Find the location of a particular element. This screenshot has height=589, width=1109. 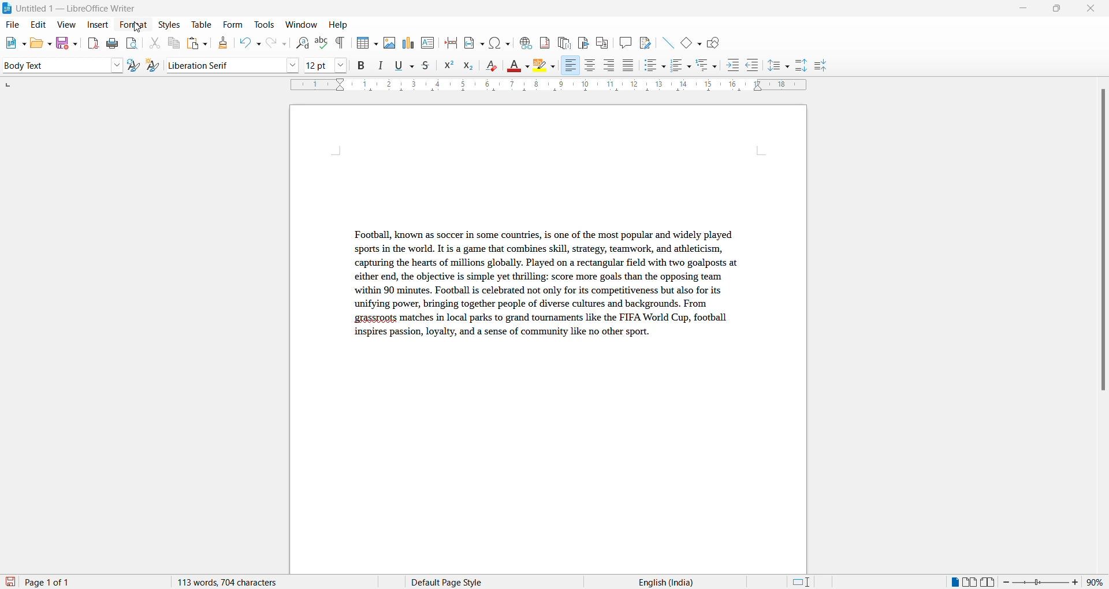

paragraph is located at coordinates (542, 292).